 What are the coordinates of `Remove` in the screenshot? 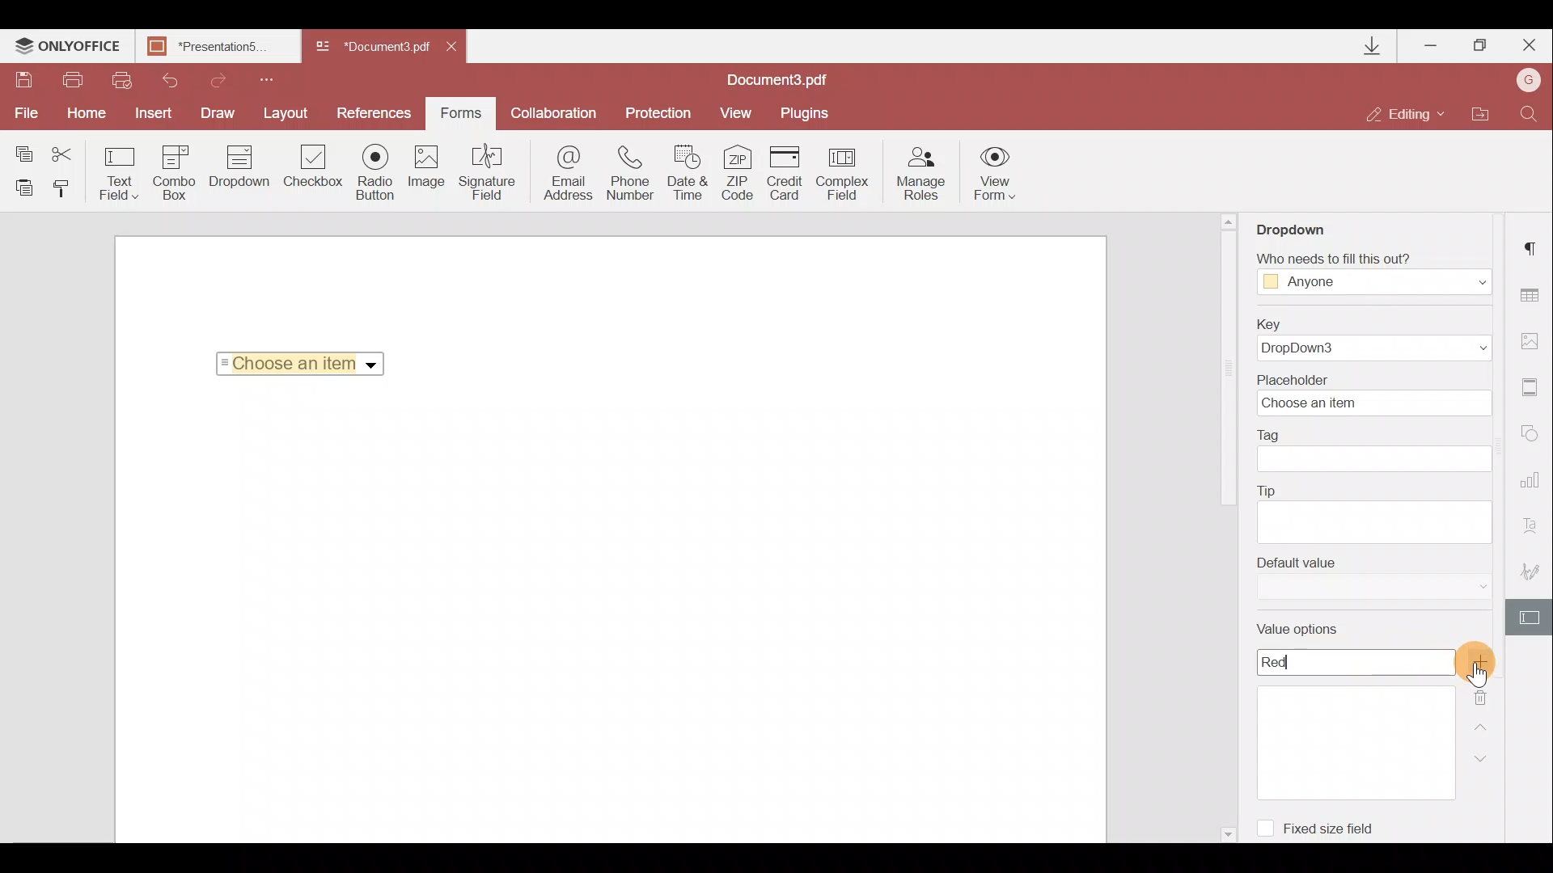 It's located at (1484, 693).